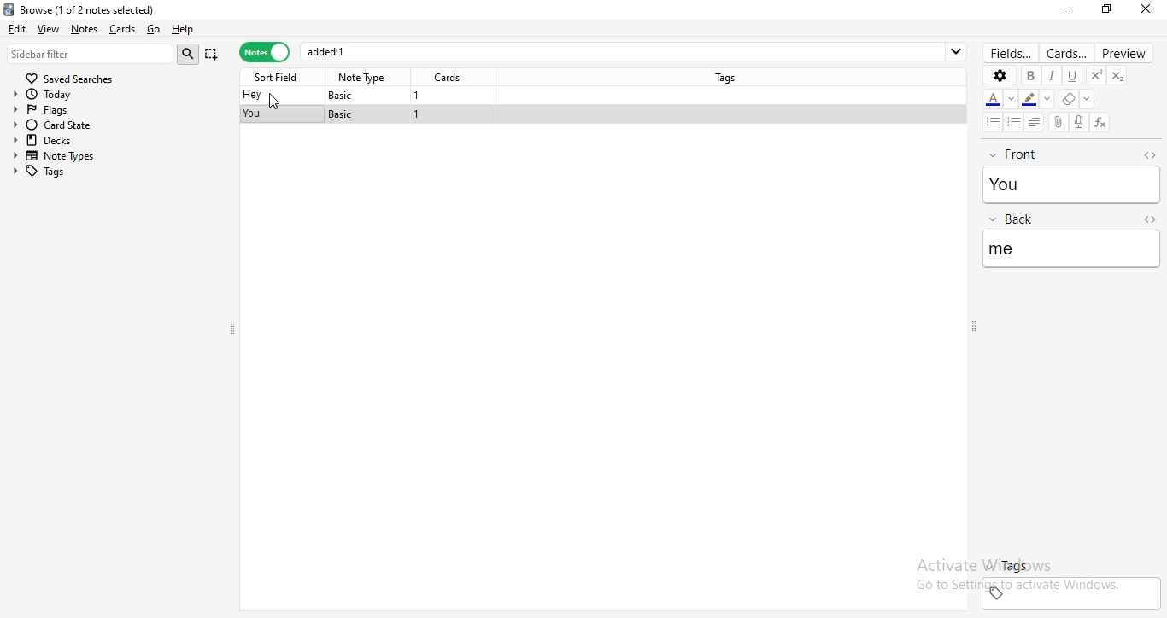 The height and width of the screenshot is (618, 1167). Describe the element at coordinates (1071, 249) in the screenshot. I see `me` at that location.